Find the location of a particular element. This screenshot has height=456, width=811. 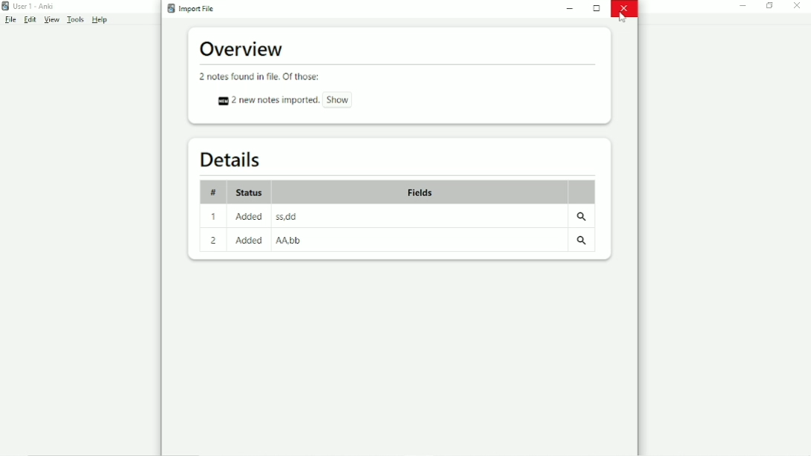

ss,dd is located at coordinates (287, 216).